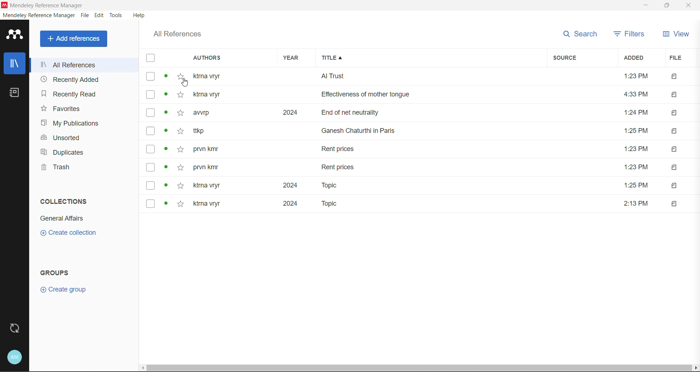 This screenshot has width=700, height=372. I want to click on Click to select, so click(151, 149).